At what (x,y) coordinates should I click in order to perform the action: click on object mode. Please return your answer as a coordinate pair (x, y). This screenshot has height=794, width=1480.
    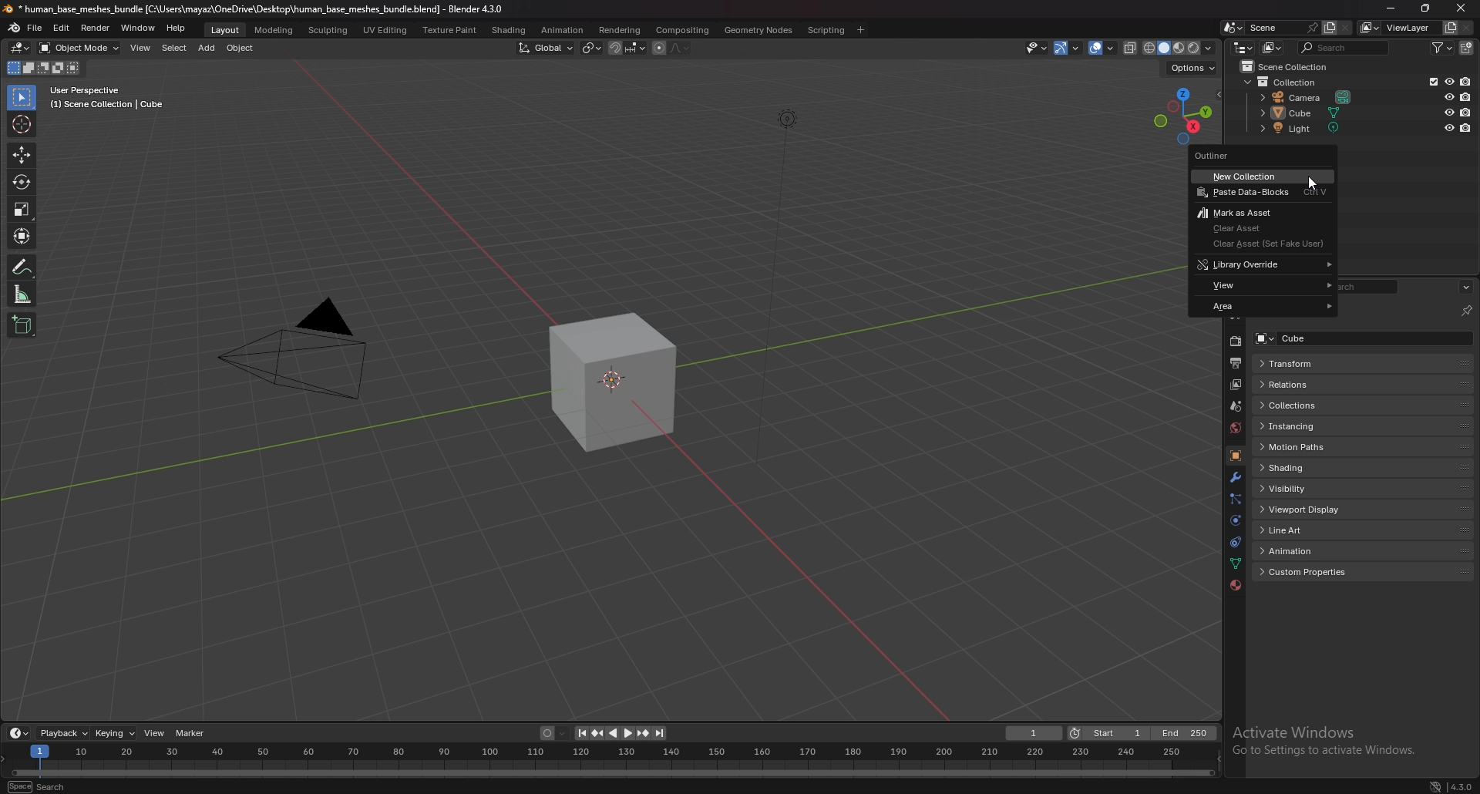
    Looking at the image, I should click on (79, 48).